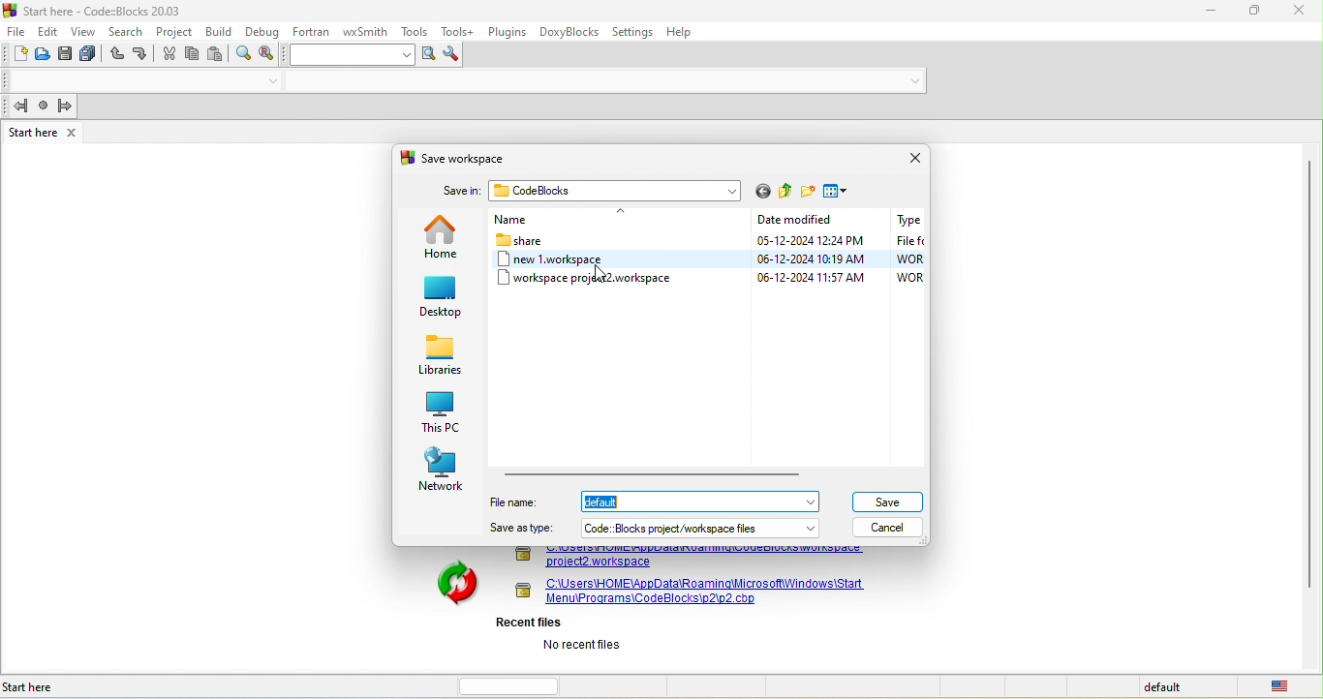 Image resolution: width=1323 pixels, height=699 pixels. What do you see at coordinates (1301, 14) in the screenshot?
I see `close` at bounding box center [1301, 14].